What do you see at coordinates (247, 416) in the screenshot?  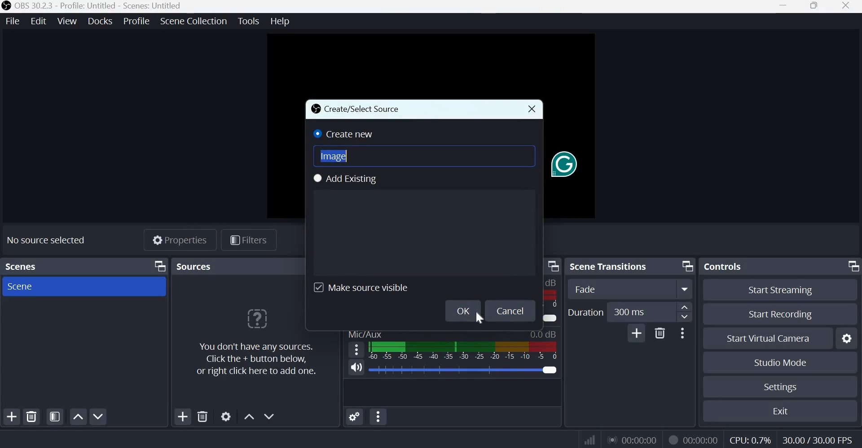 I see `Move source(s) up` at bounding box center [247, 416].